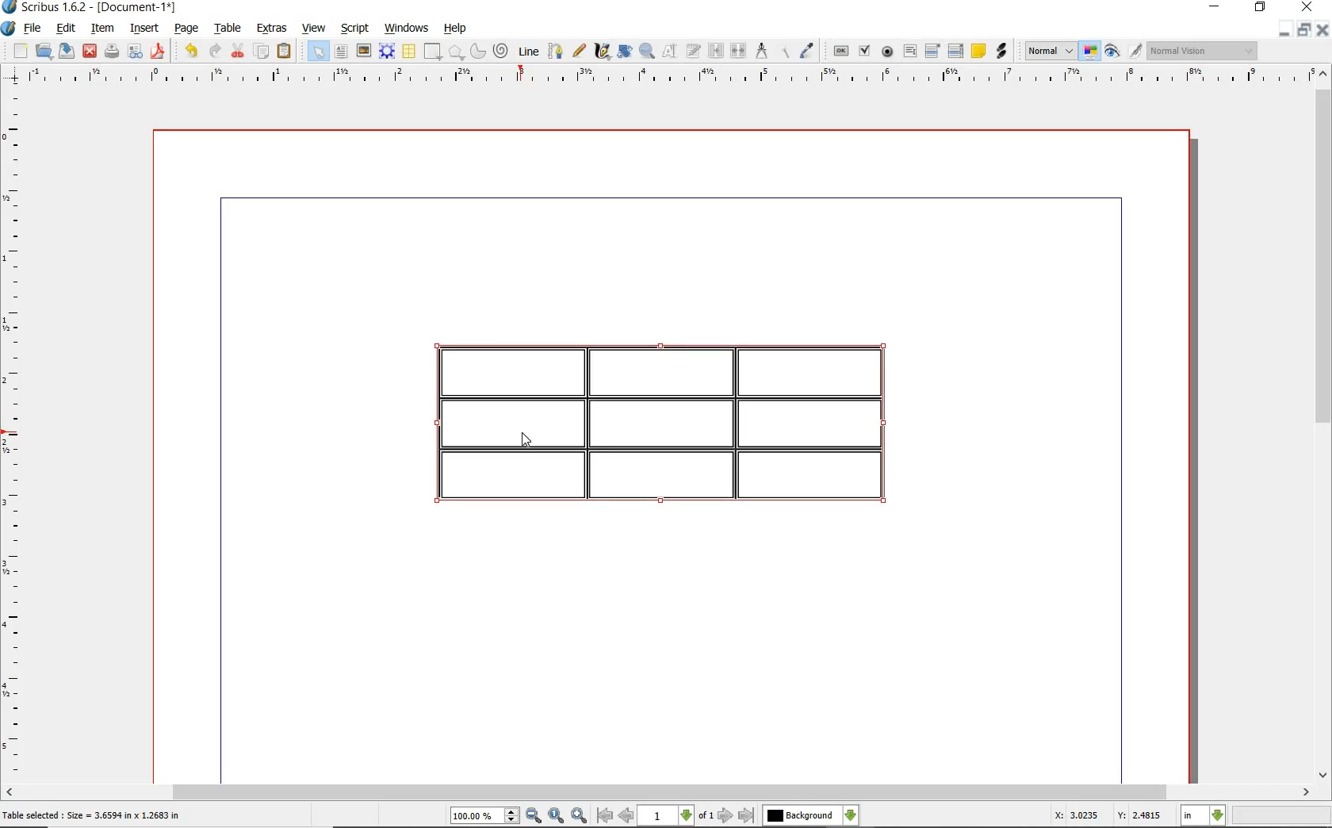 The image size is (1332, 828). I want to click on select current zoom level, so click(485, 816).